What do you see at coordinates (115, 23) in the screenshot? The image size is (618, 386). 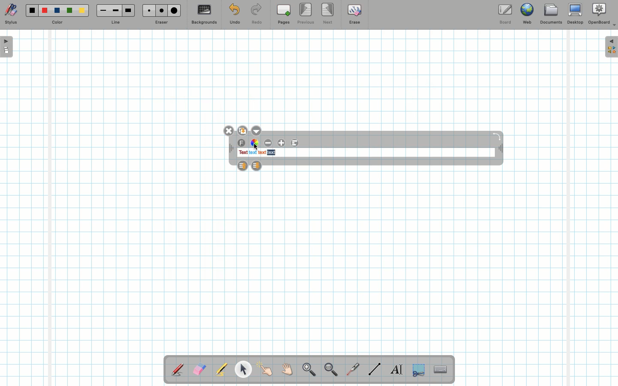 I see `Line` at bounding box center [115, 23].